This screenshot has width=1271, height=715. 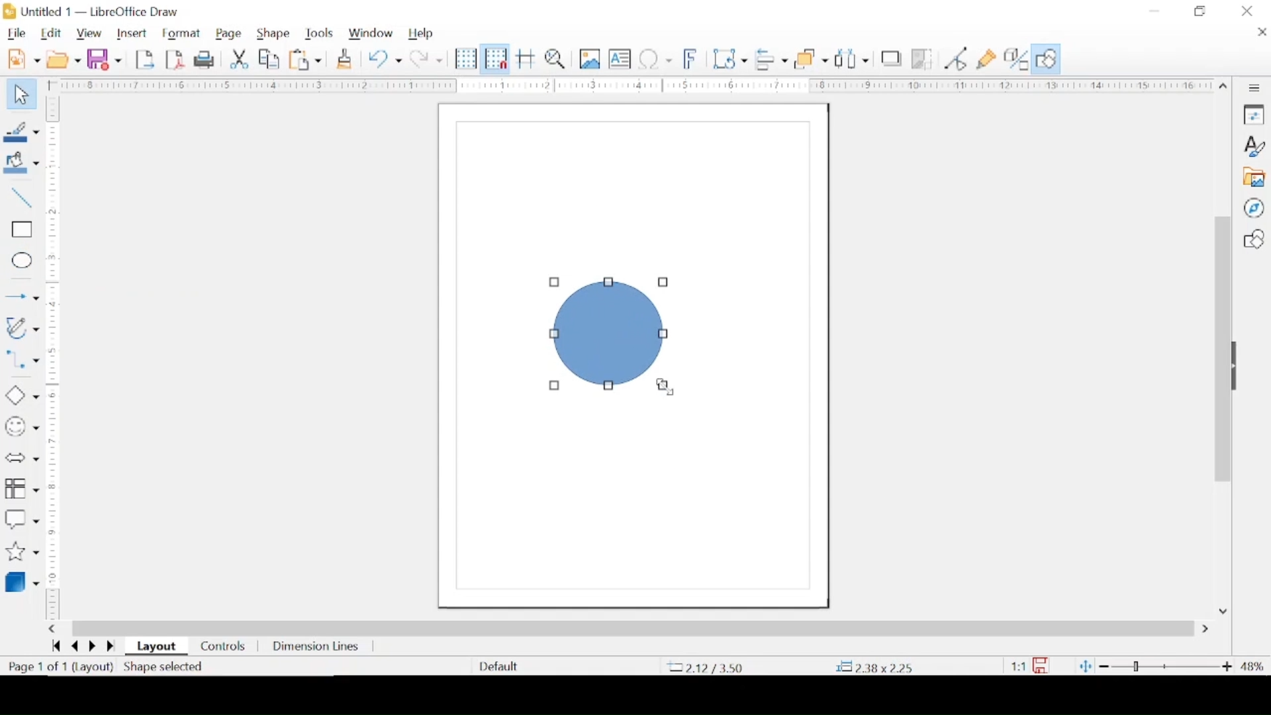 What do you see at coordinates (89, 34) in the screenshot?
I see `view` at bounding box center [89, 34].